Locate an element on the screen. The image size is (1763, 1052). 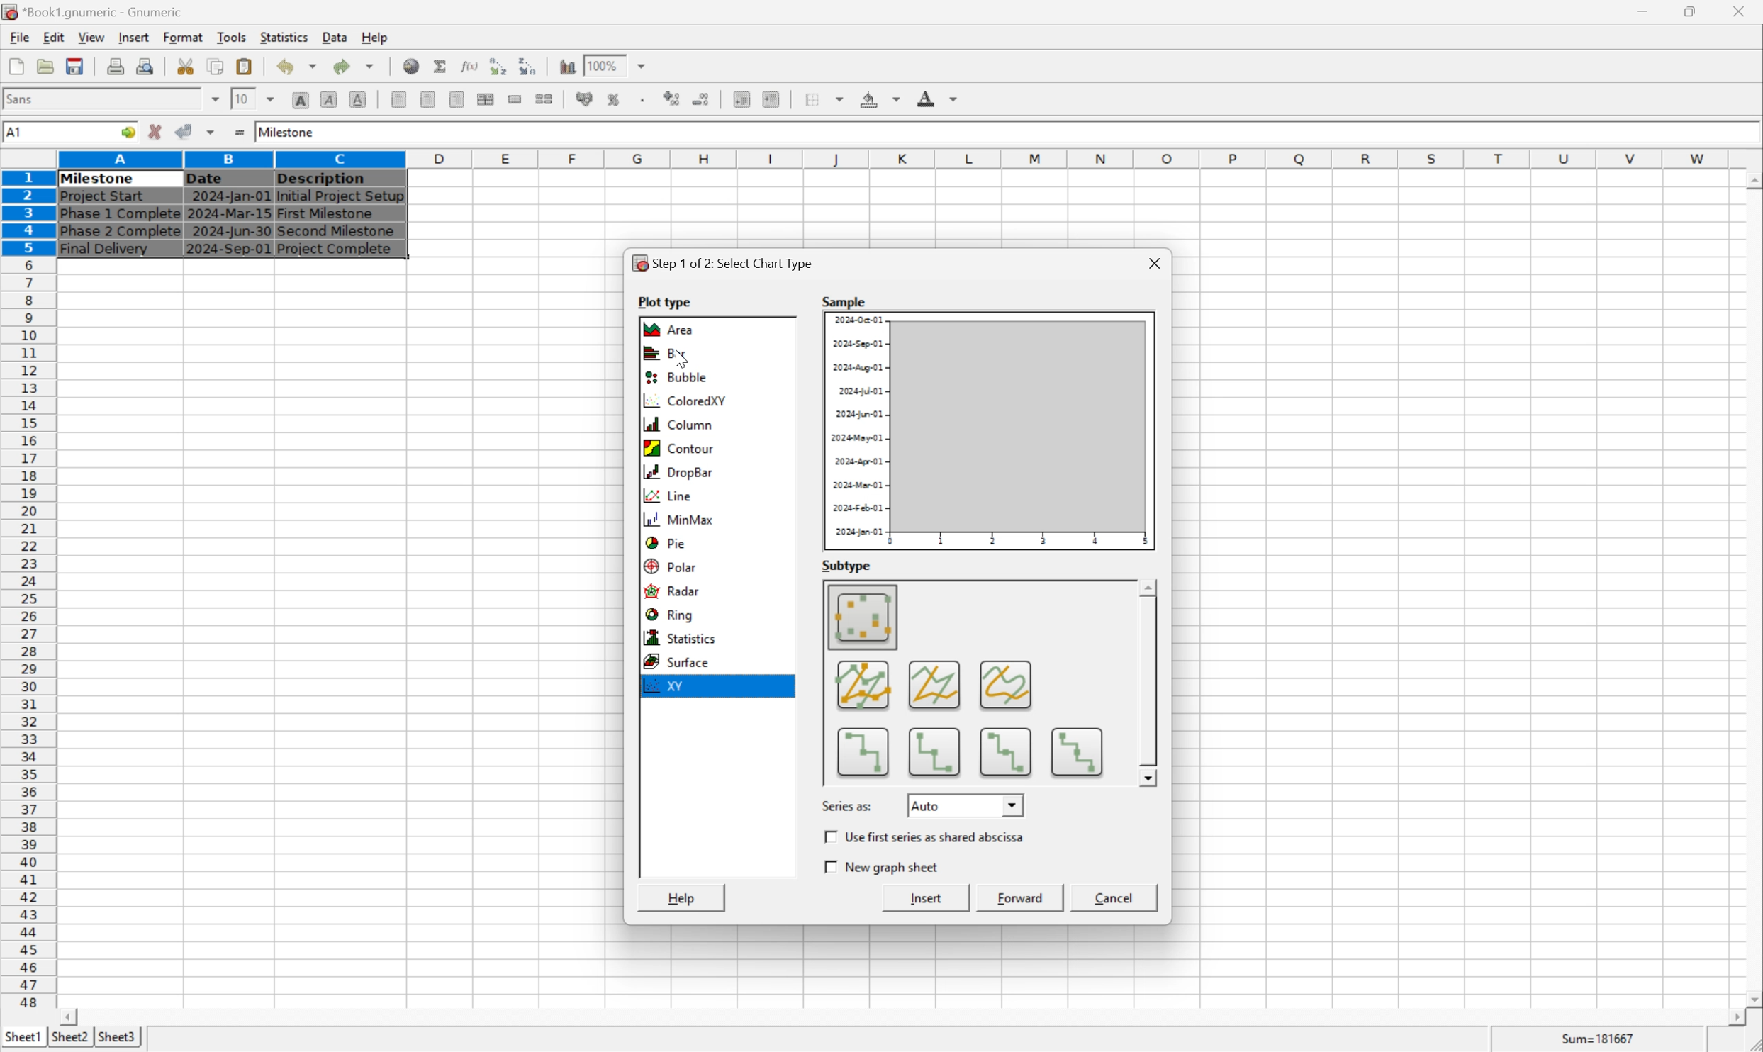
open a file is located at coordinates (47, 66).